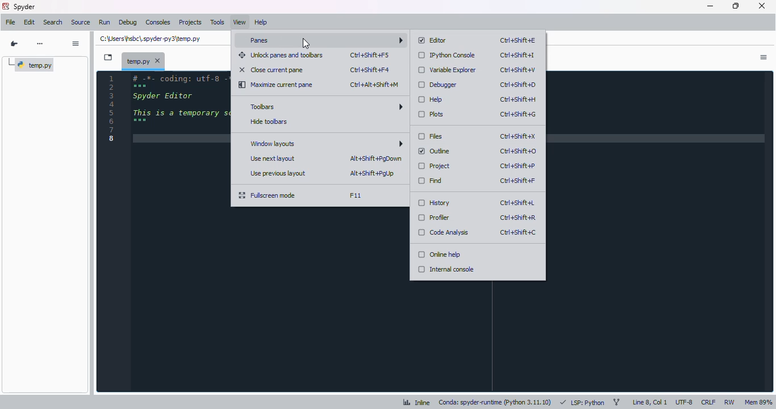 This screenshot has width=776, height=409. Describe the element at coordinates (764, 57) in the screenshot. I see `options` at that location.